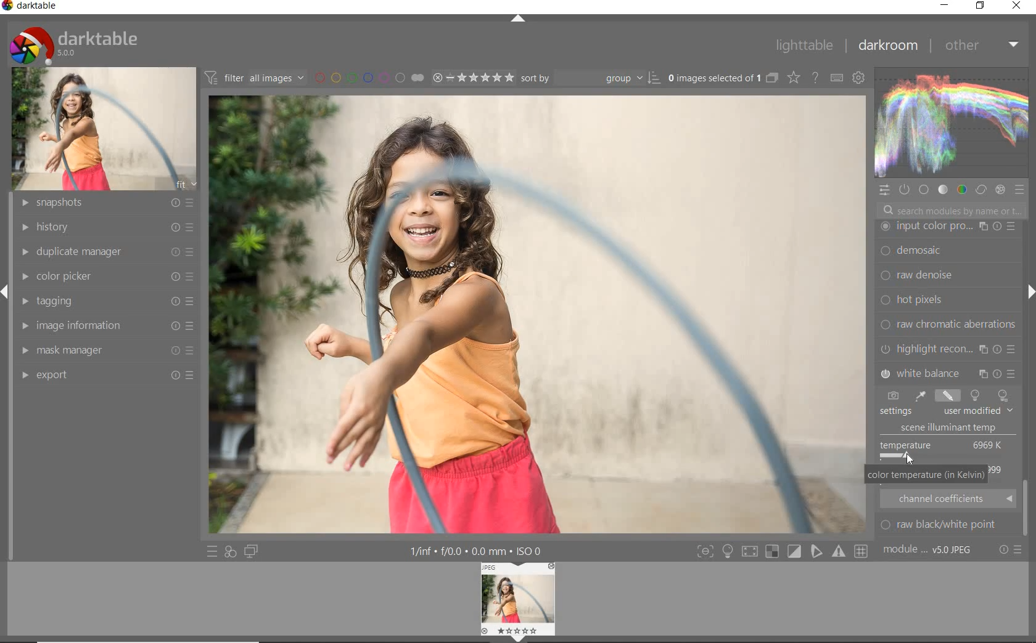  What do you see at coordinates (1011, 552) in the screenshot?
I see `reset or preset preference` at bounding box center [1011, 552].